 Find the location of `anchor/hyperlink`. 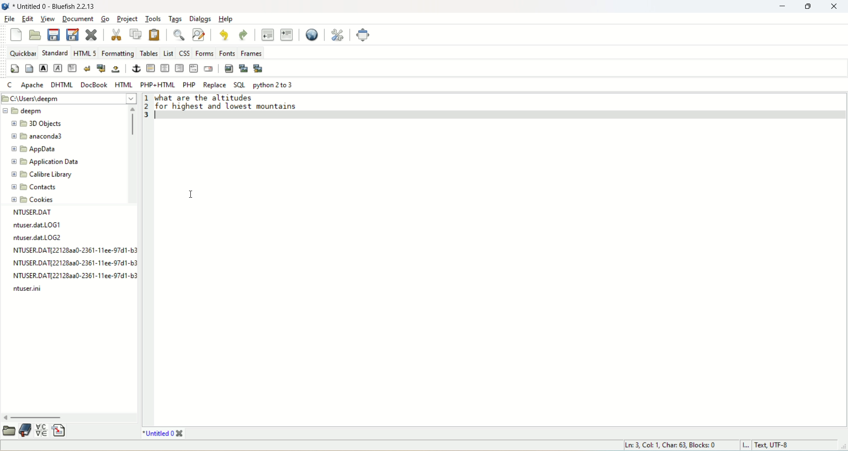

anchor/hyperlink is located at coordinates (136, 68).